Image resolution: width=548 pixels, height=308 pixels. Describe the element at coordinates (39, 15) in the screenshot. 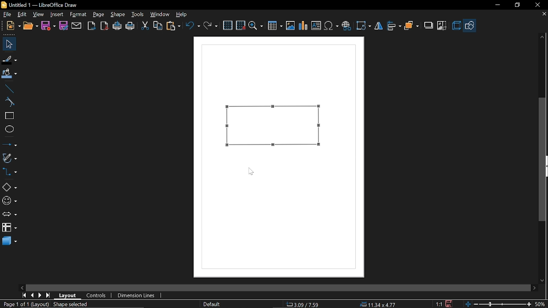

I see `view` at that location.